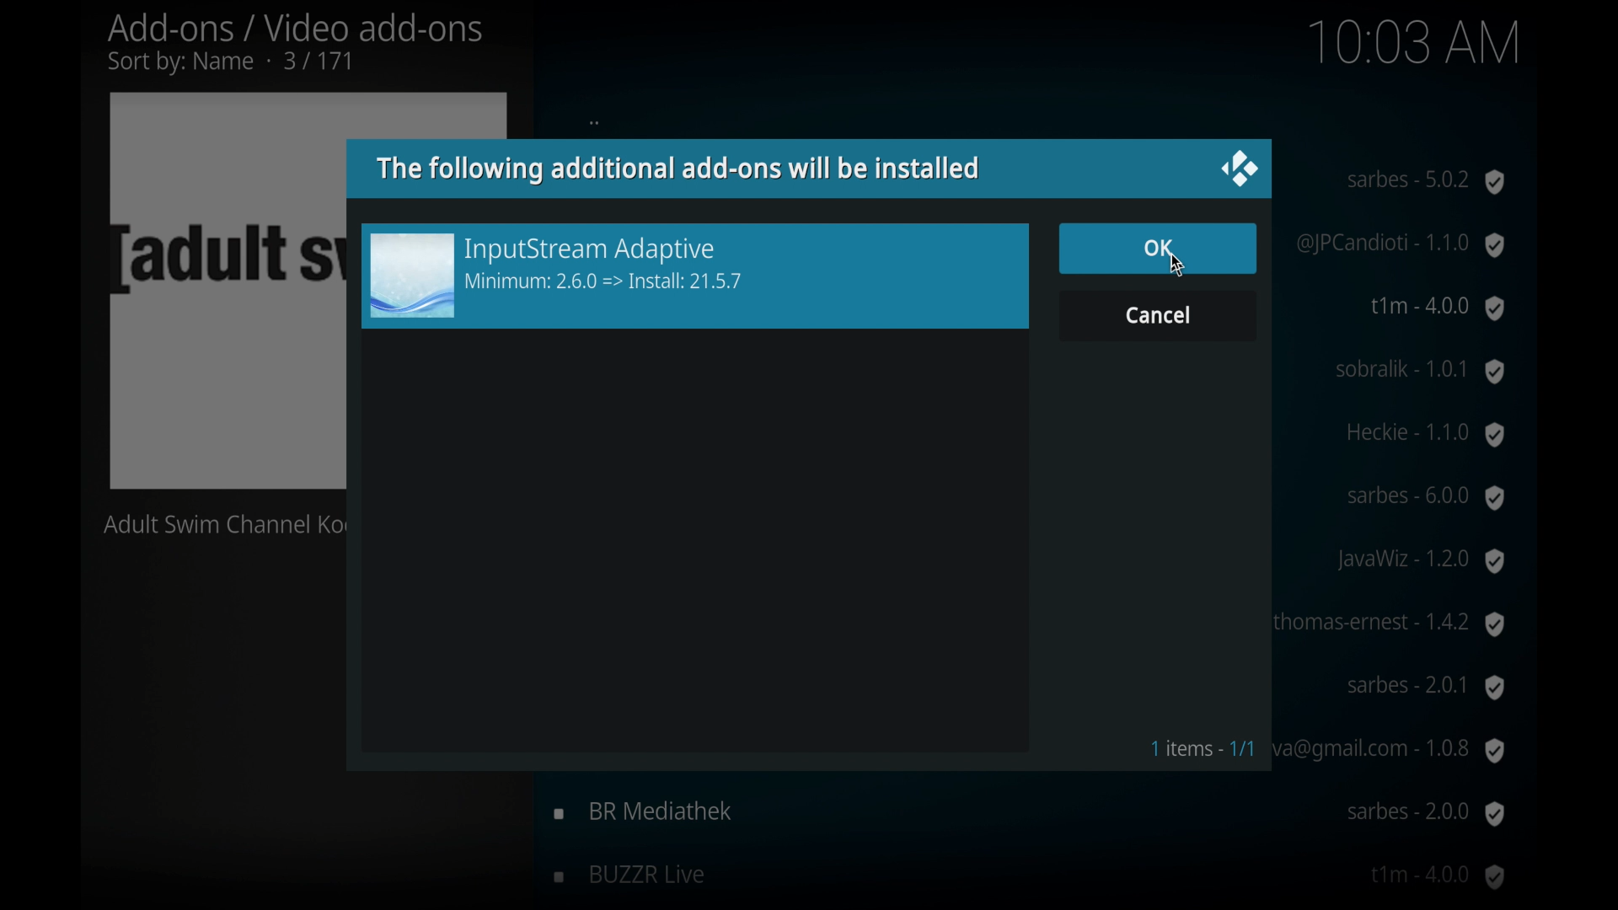 This screenshot has width=1618, height=910. I want to click on cancel, so click(1159, 315).